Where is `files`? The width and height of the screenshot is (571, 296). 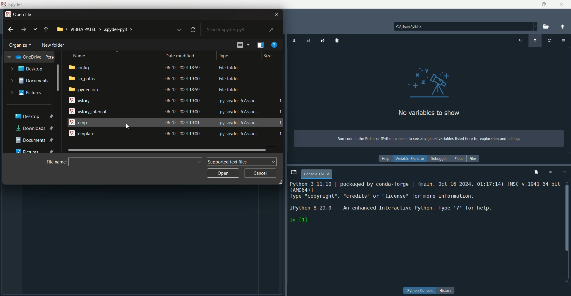 files is located at coordinates (473, 158).